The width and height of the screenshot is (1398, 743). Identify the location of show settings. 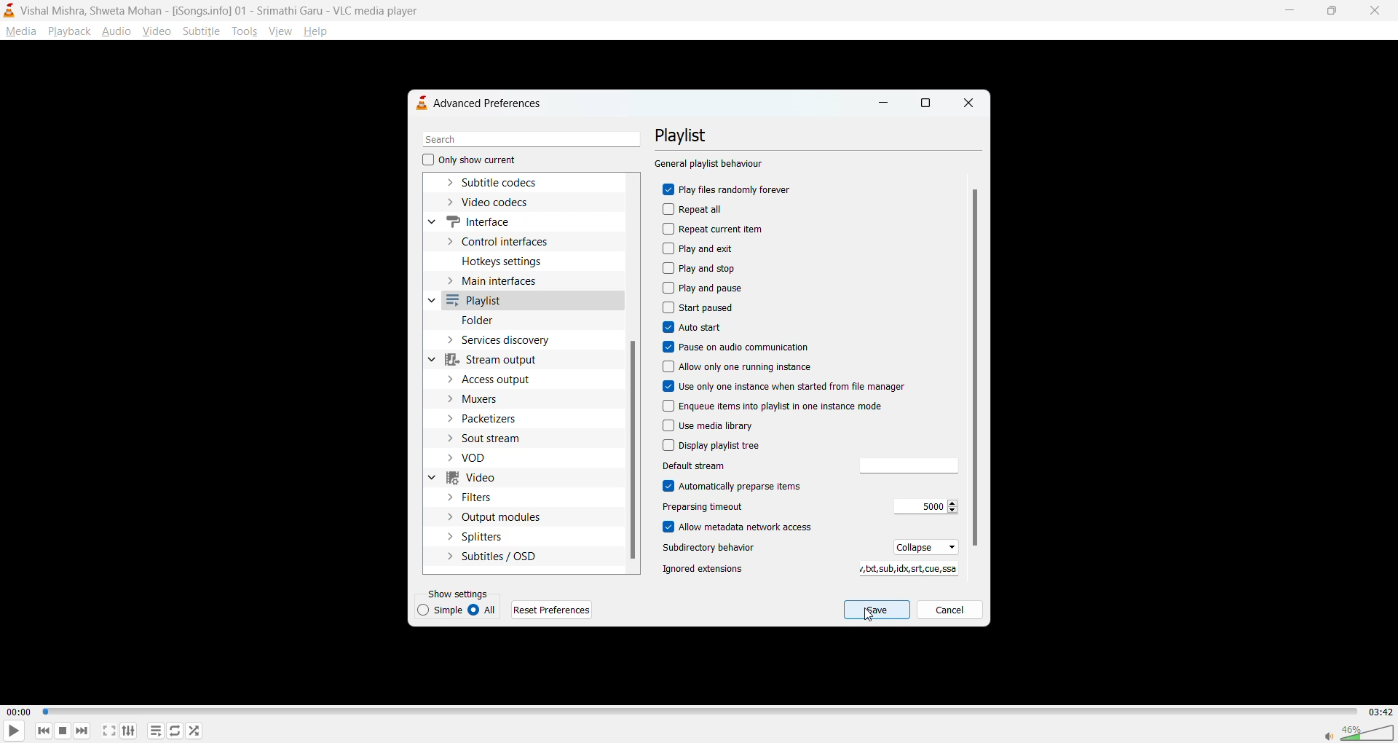
(461, 593).